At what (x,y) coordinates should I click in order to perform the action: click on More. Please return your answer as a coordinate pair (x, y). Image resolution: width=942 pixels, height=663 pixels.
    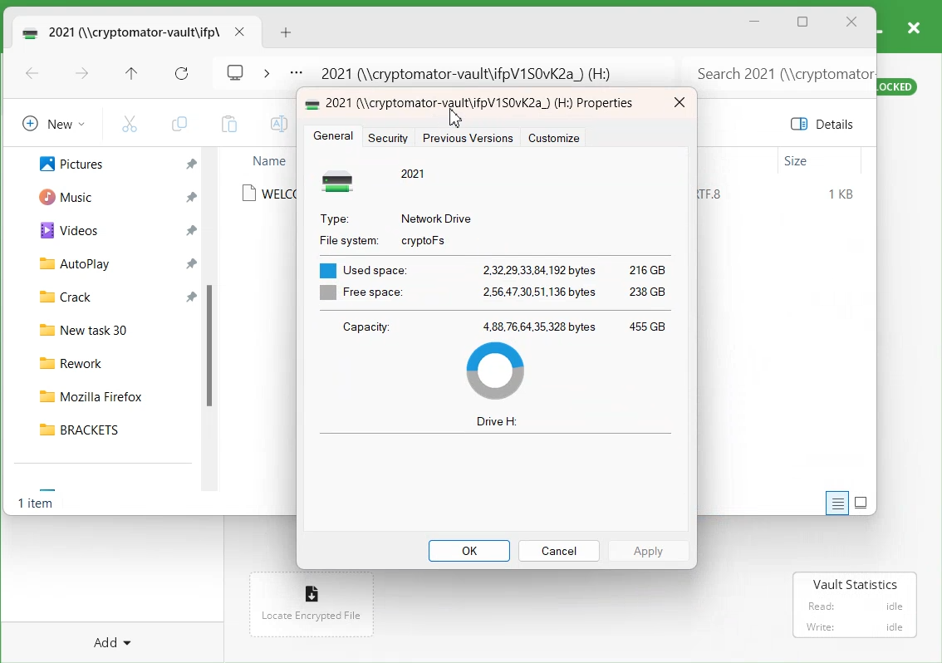
    Looking at the image, I should click on (296, 74).